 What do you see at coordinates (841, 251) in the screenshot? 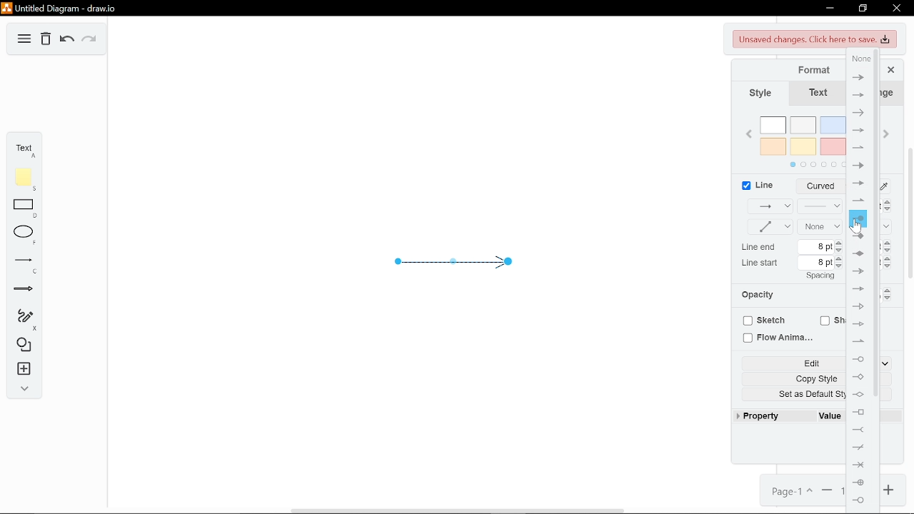
I see `Decrease line end spacing` at bounding box center [841, 251].